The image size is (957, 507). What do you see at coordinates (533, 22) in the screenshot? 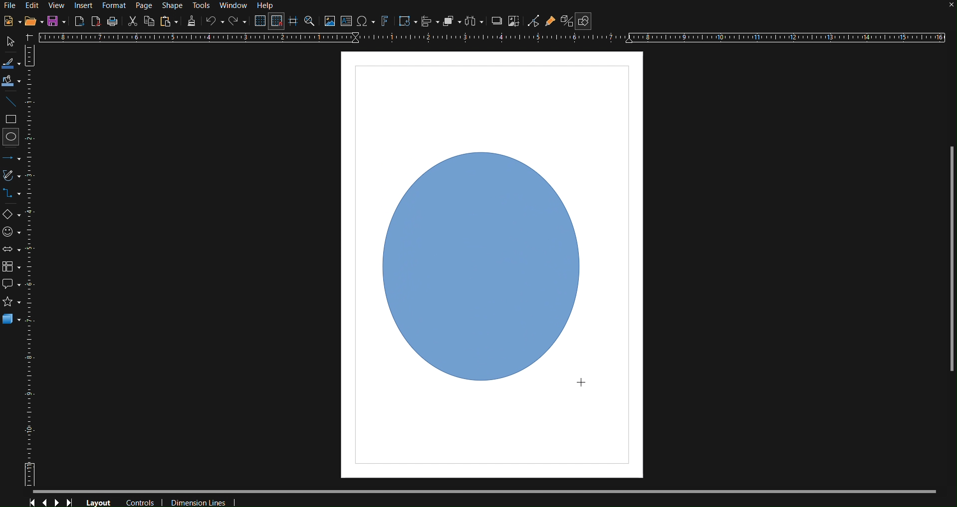
I see `Toggle Point Edit Mode` at bounding box center [533, 22].